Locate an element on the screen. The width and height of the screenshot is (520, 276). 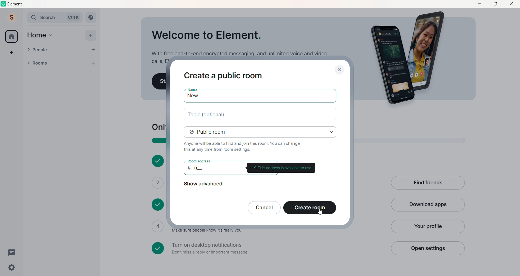
Account is located at coordinates (12, 17).